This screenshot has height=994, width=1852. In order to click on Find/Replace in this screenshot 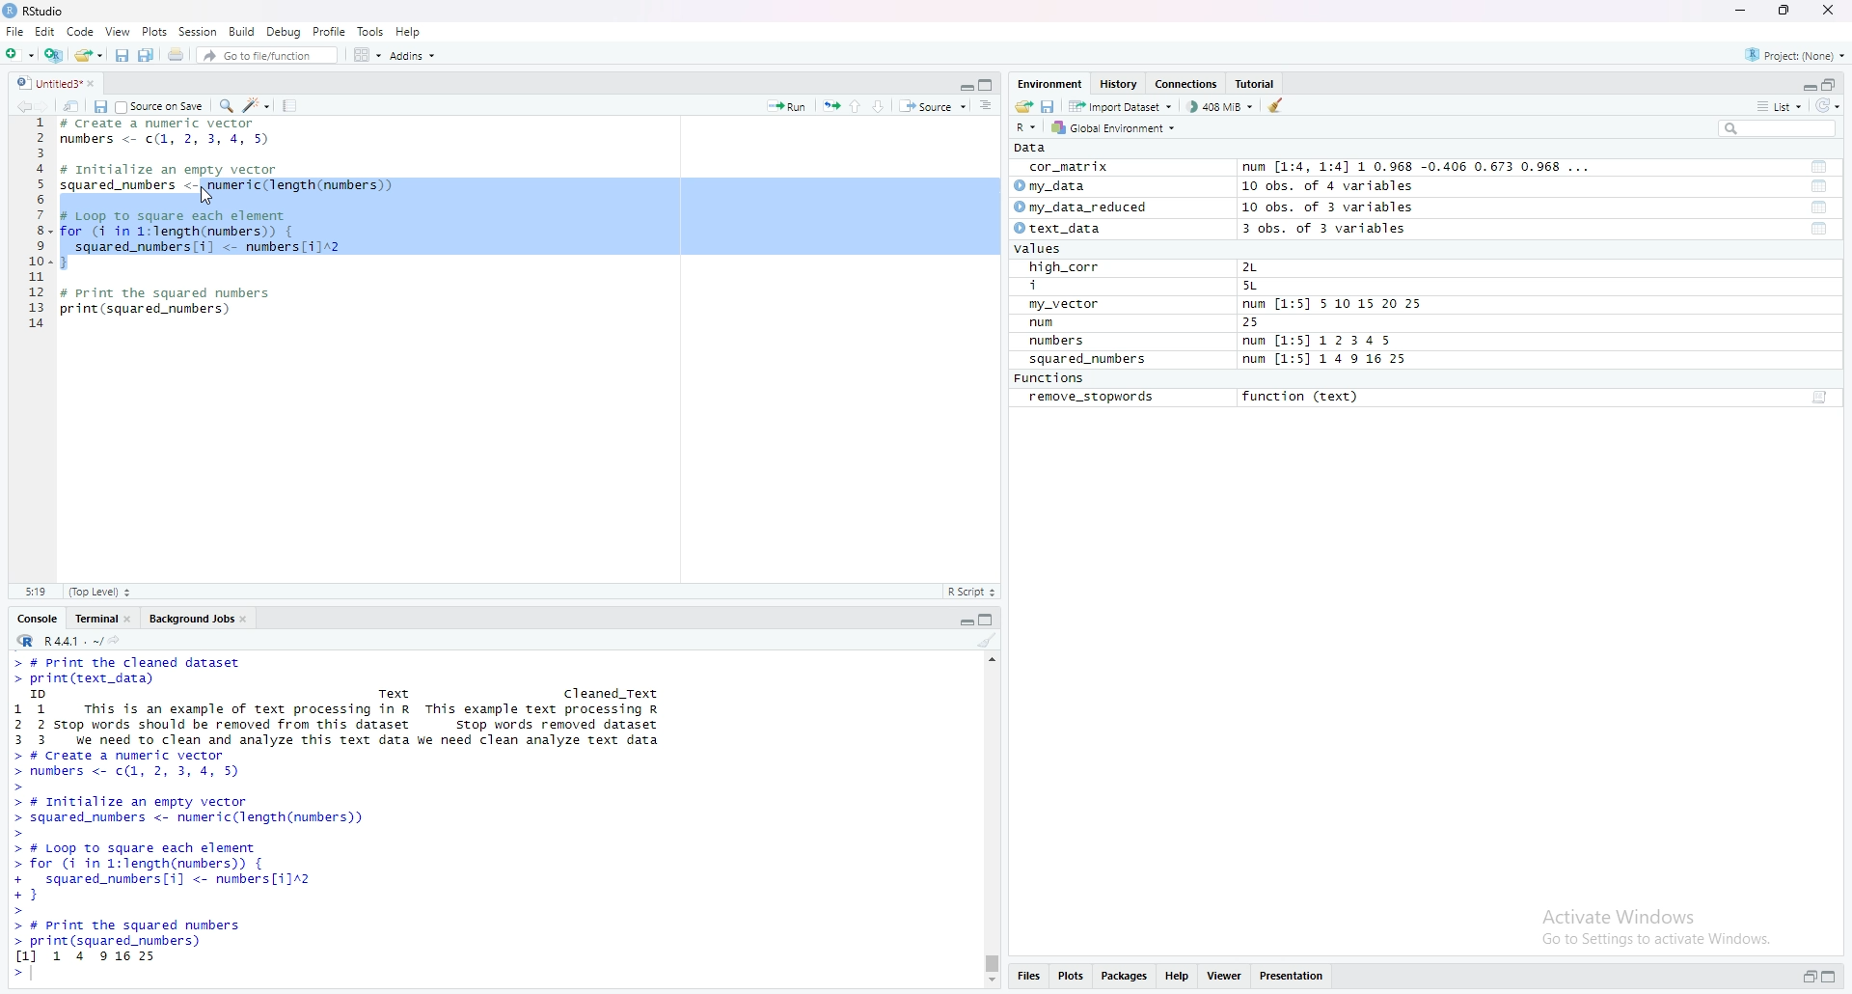, I will do `click(226, 104)`.